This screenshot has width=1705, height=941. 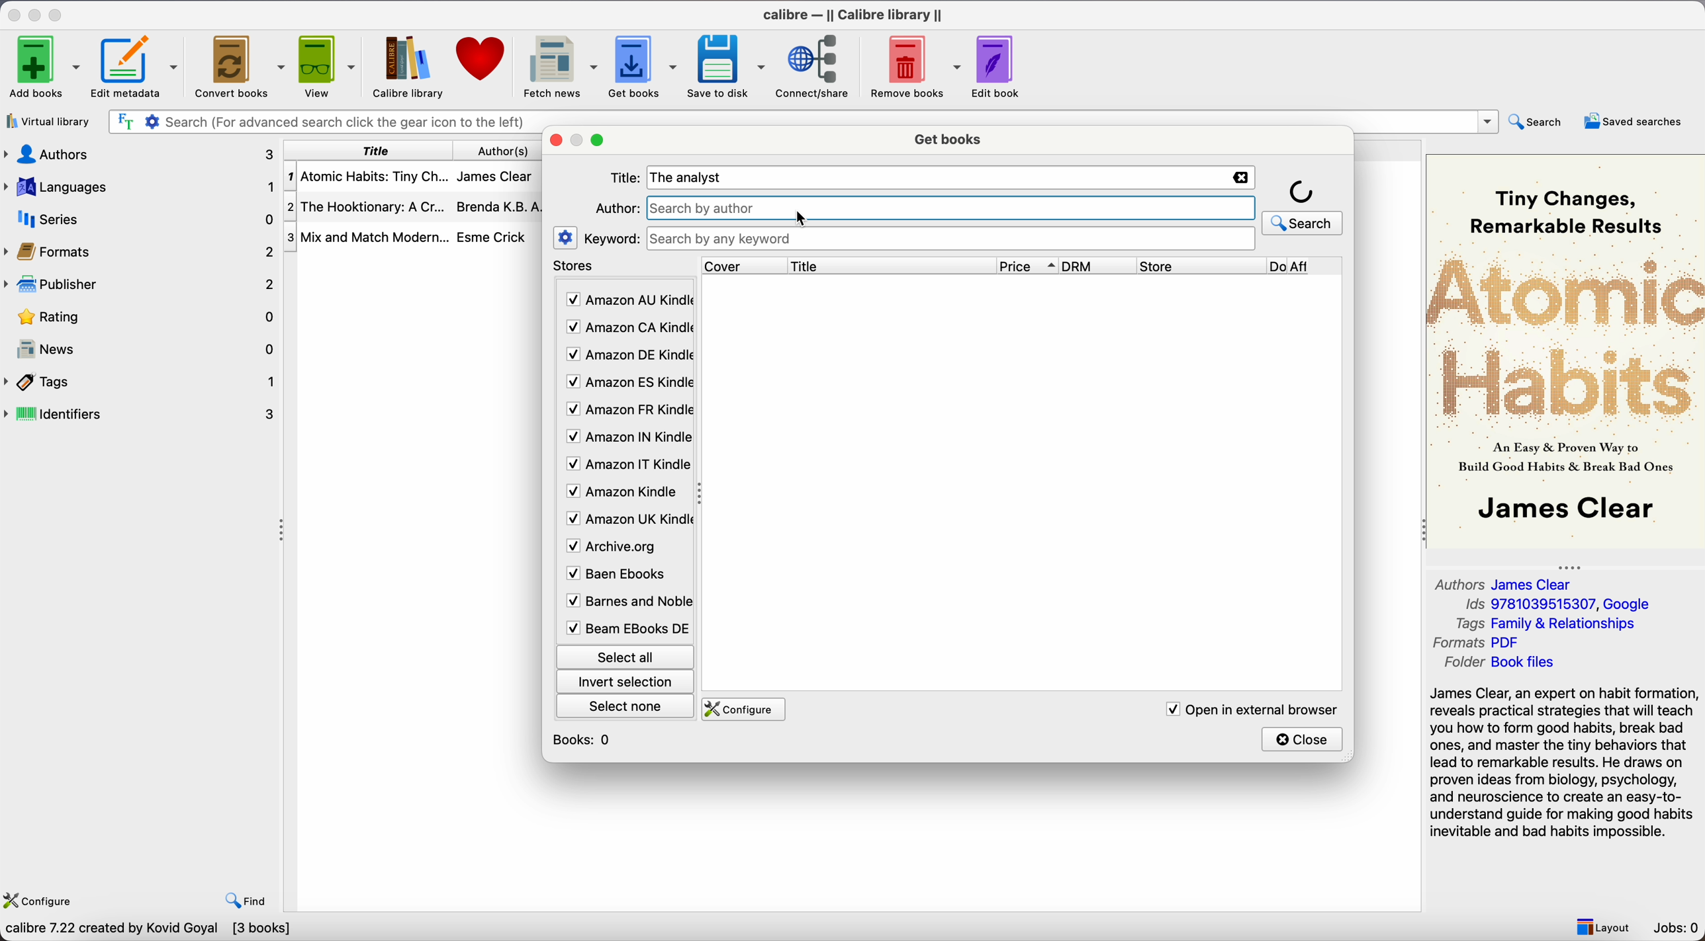 What do you see at coordinates (639, 67) in the screenshot?
I see `click on get books` at bounding box center [639, 67].